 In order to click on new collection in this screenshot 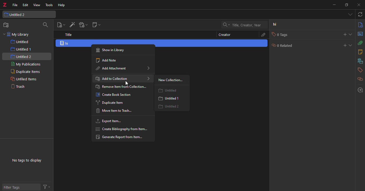, I will do `click(7, 25)`.